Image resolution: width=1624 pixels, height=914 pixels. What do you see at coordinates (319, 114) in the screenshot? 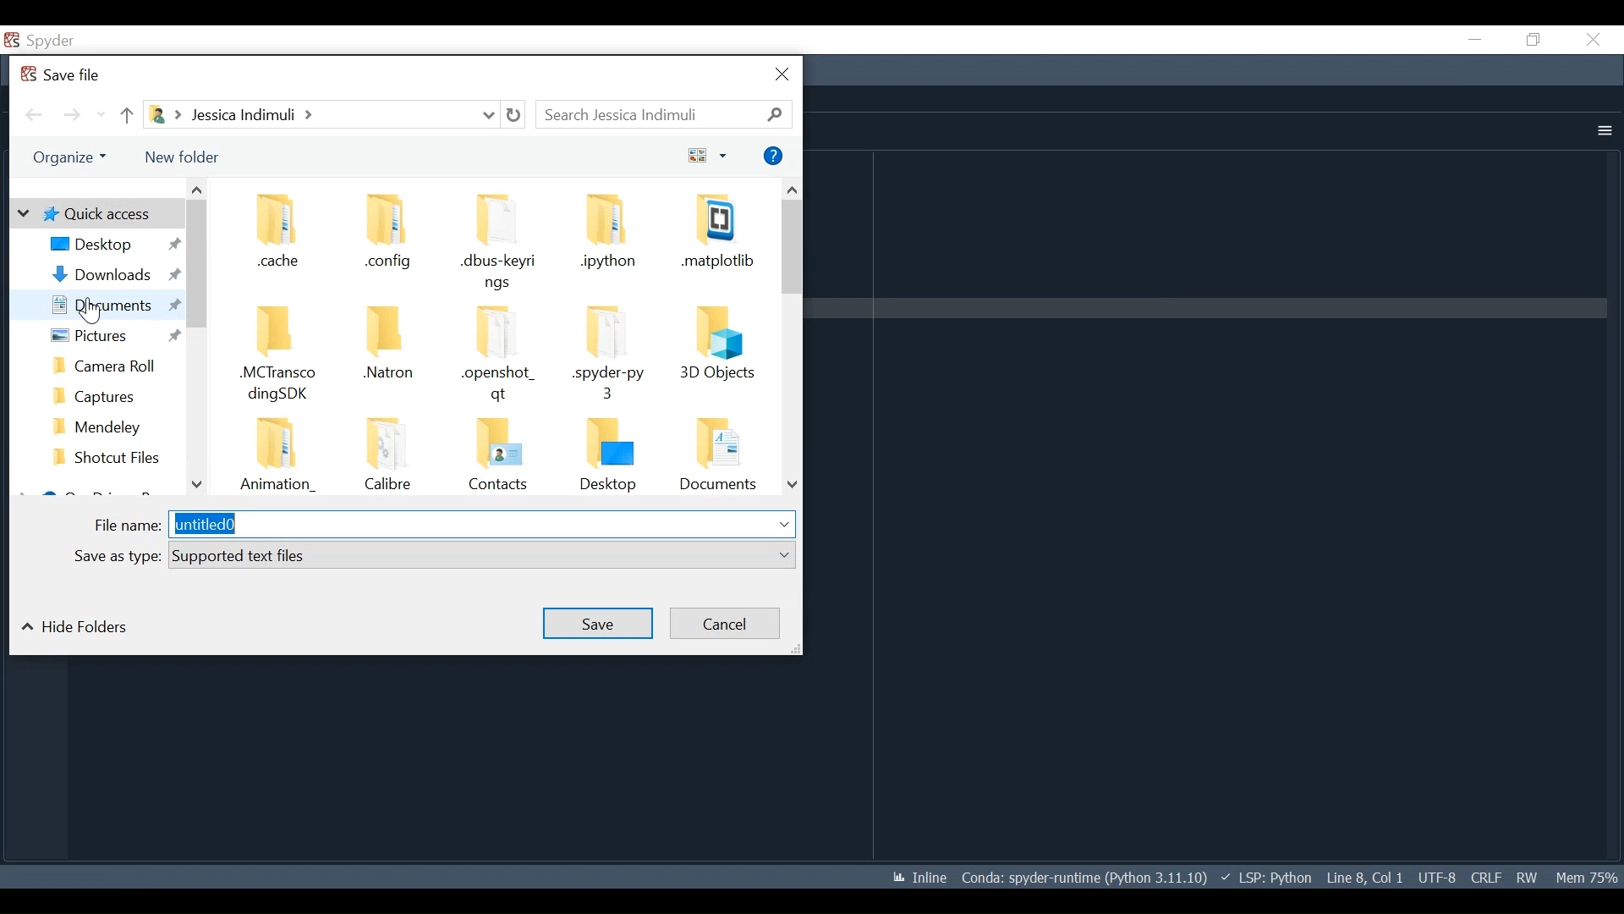
I see `File Path` at bounding box center [319, 114].